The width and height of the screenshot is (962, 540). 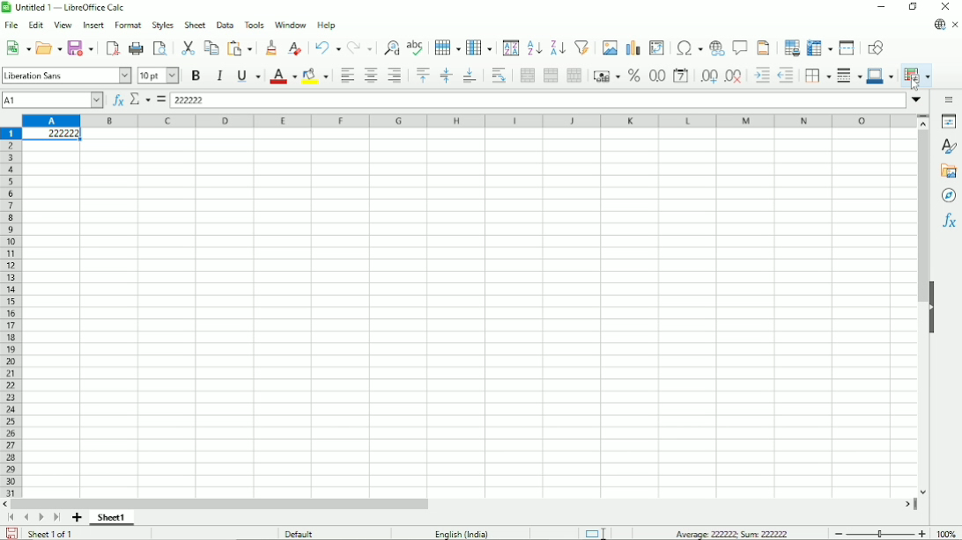 What do you see at coordinates (397, 76) in the screenshot?
I see `Align right` at bounding box center [397, 76].